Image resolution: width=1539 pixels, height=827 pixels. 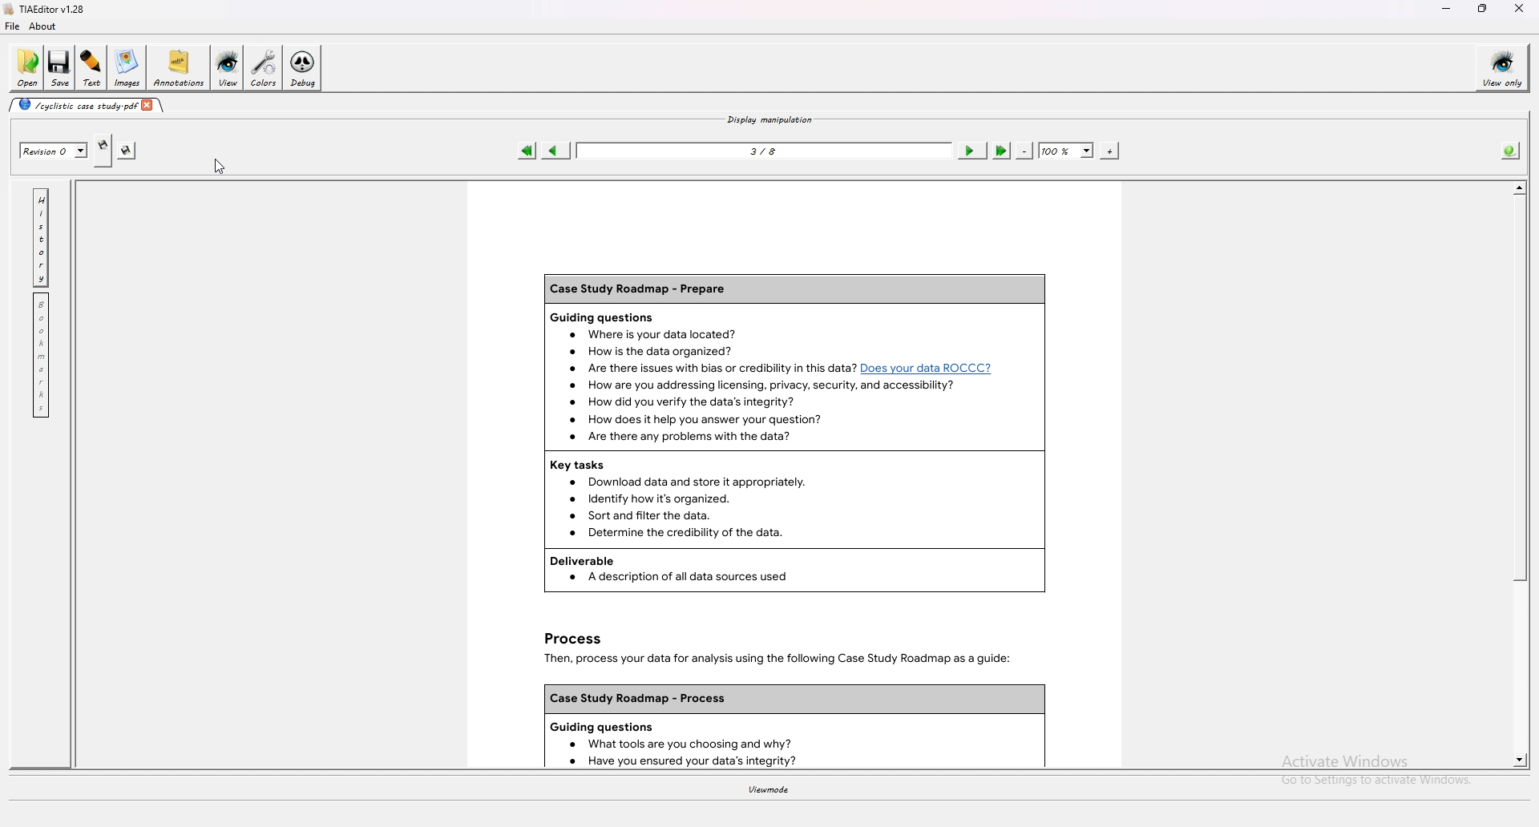 What do you see at coordinates (795, 288) in the screenshot?
I see `Case Study Roadmap - Prepare` at bounding box center [795, 288].